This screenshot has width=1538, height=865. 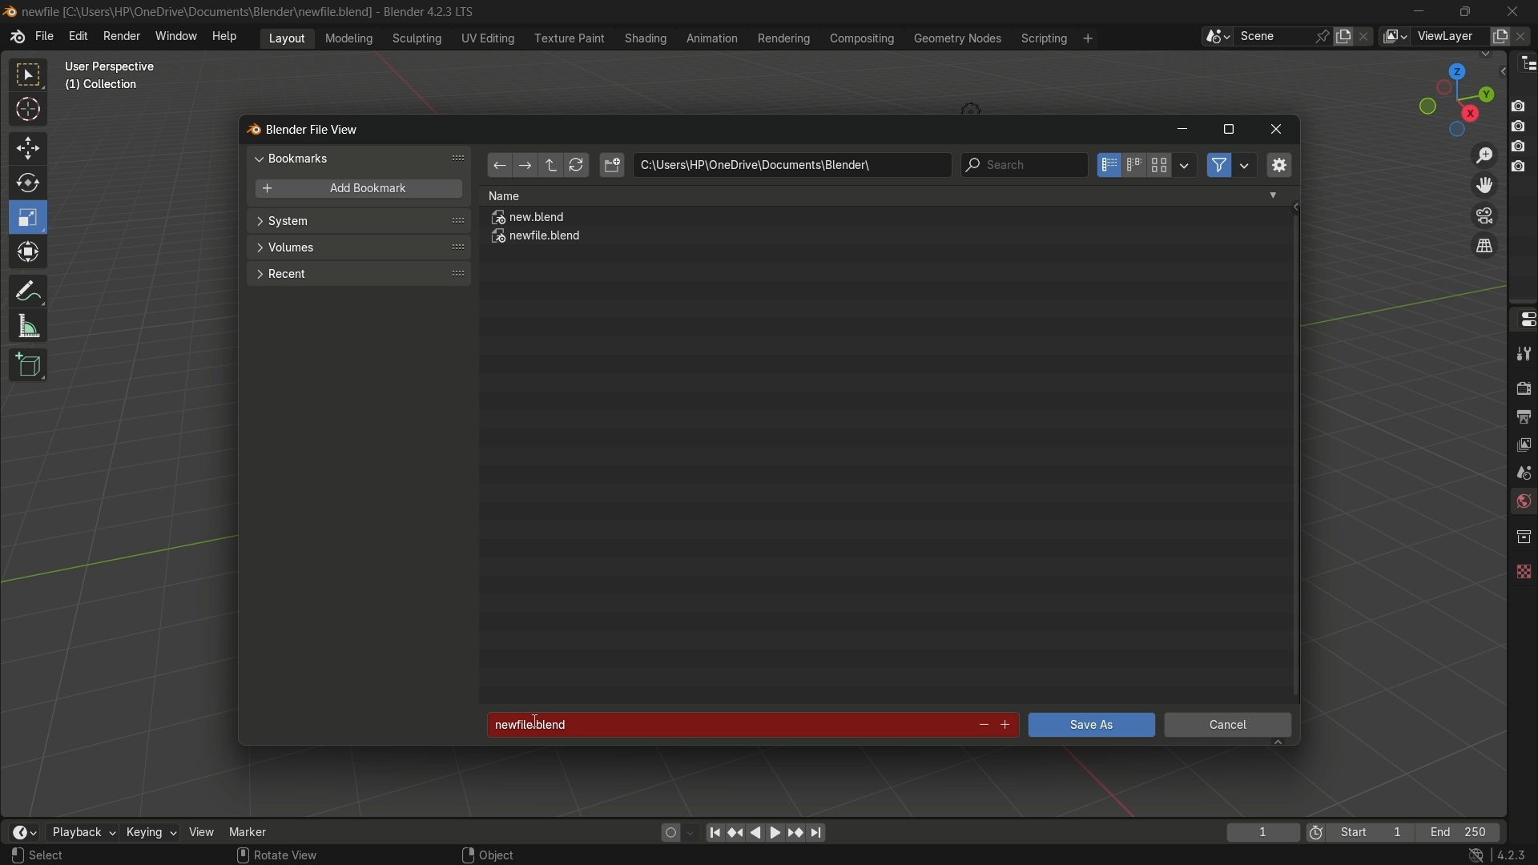 What do you see at coordinates (122, 34) in the screenshot?
I see `render menu` at bounding box center [122, 34].